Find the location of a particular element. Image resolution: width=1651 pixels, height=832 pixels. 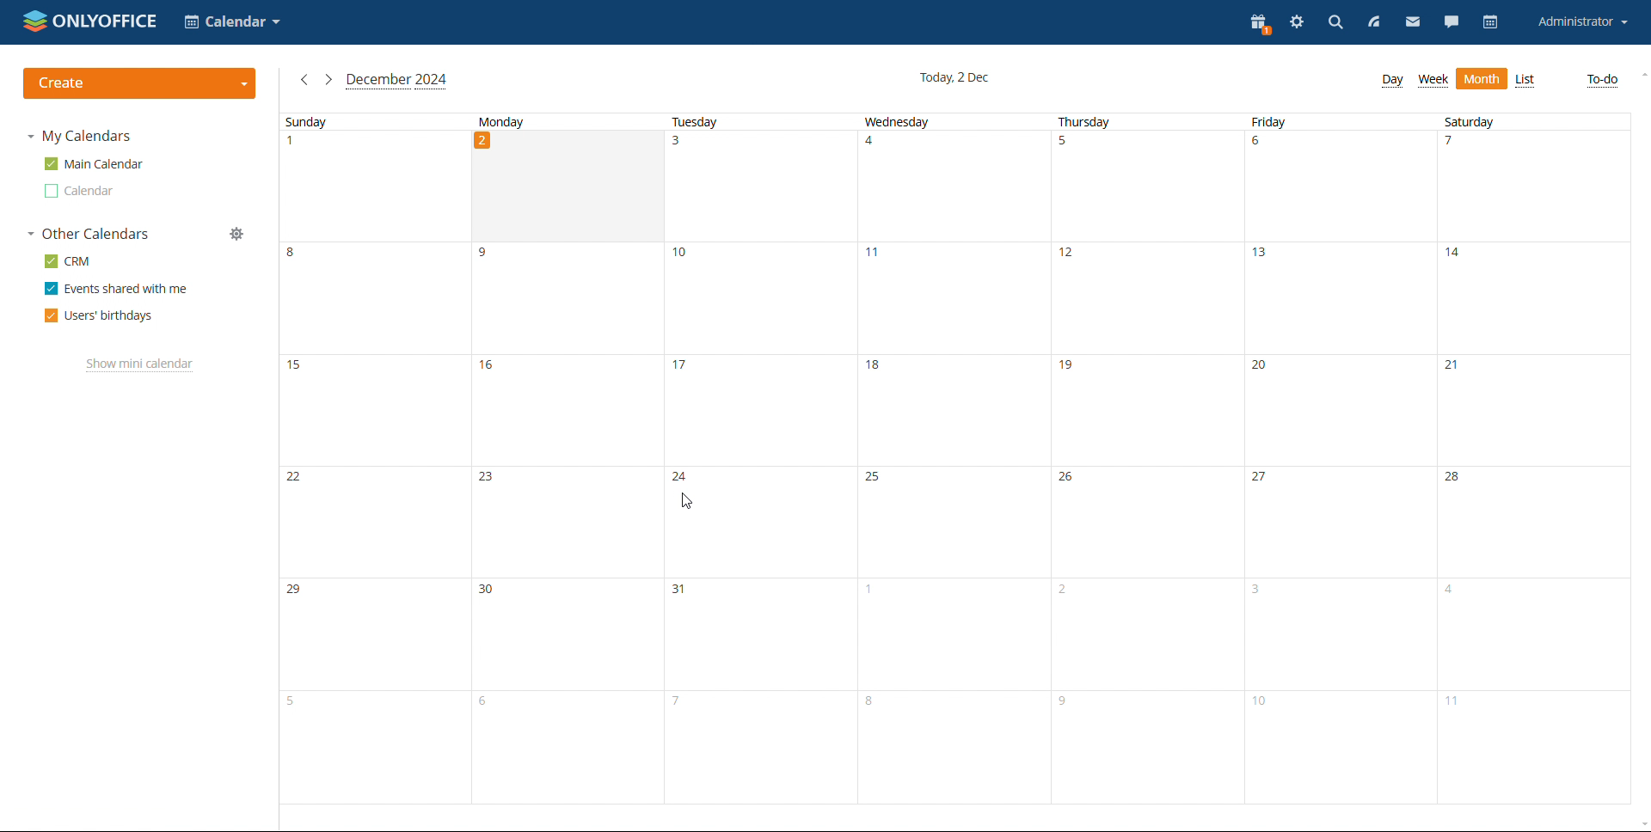

Sunday is located at coordinates (305, 122).